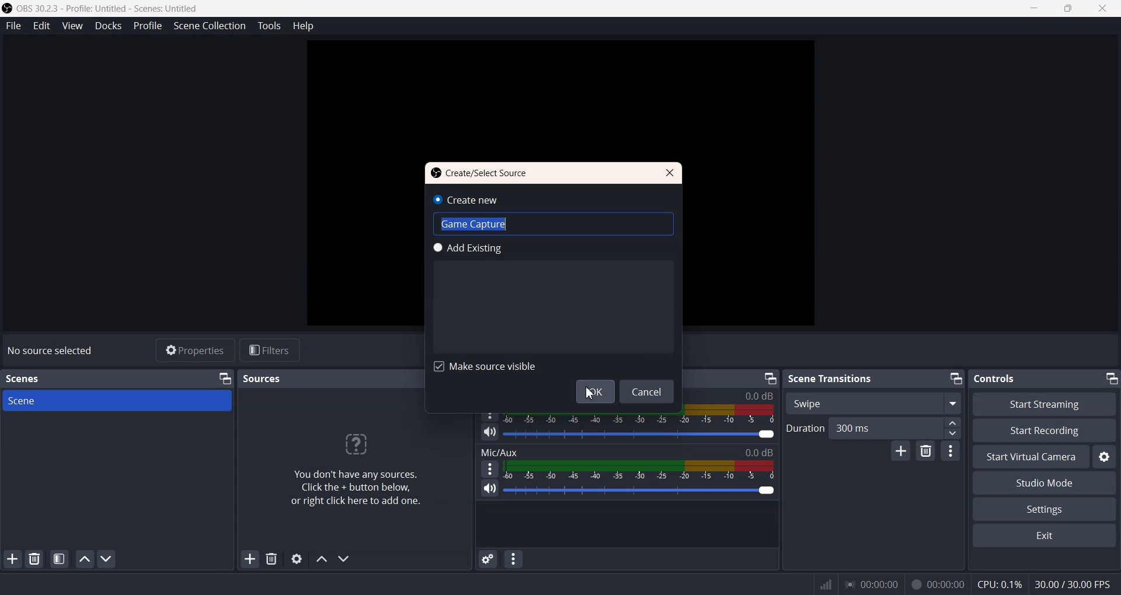 Image resolution: width=1121 pixels, height=595 pixels. What do you see at coordinates (638, 489) in the screenshot?
I see `Volume Adjuster` at bounding box center [638, 489].